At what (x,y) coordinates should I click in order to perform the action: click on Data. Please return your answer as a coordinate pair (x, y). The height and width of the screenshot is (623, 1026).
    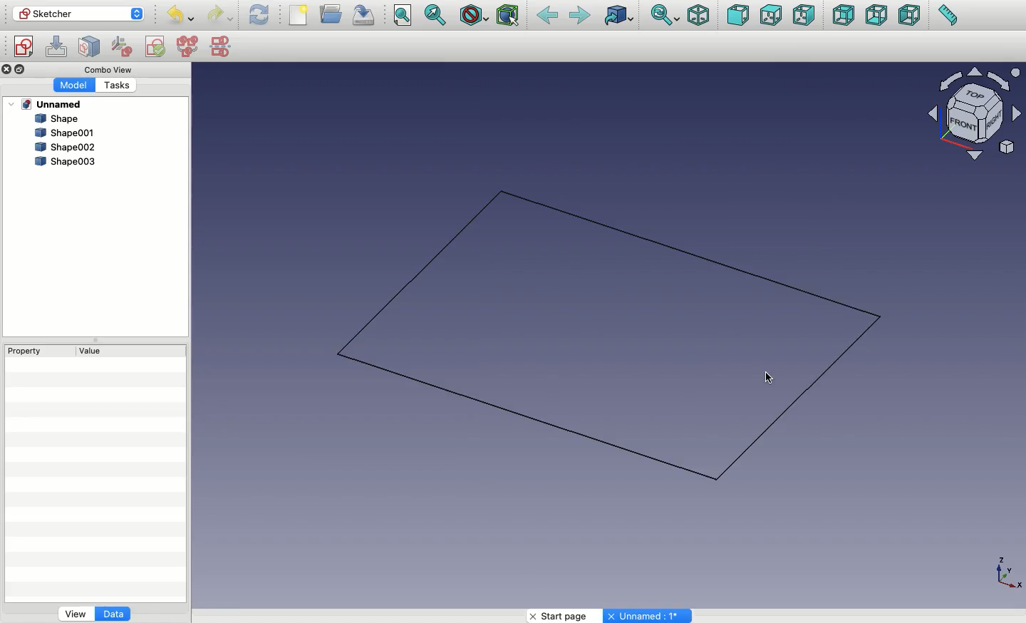
    Looking at the image, I should click on (114, 613).